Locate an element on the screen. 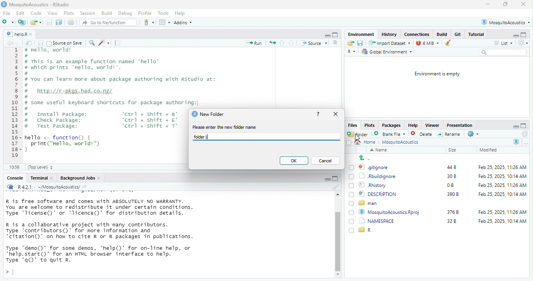  New Folder is located at coordinates (215, 115).